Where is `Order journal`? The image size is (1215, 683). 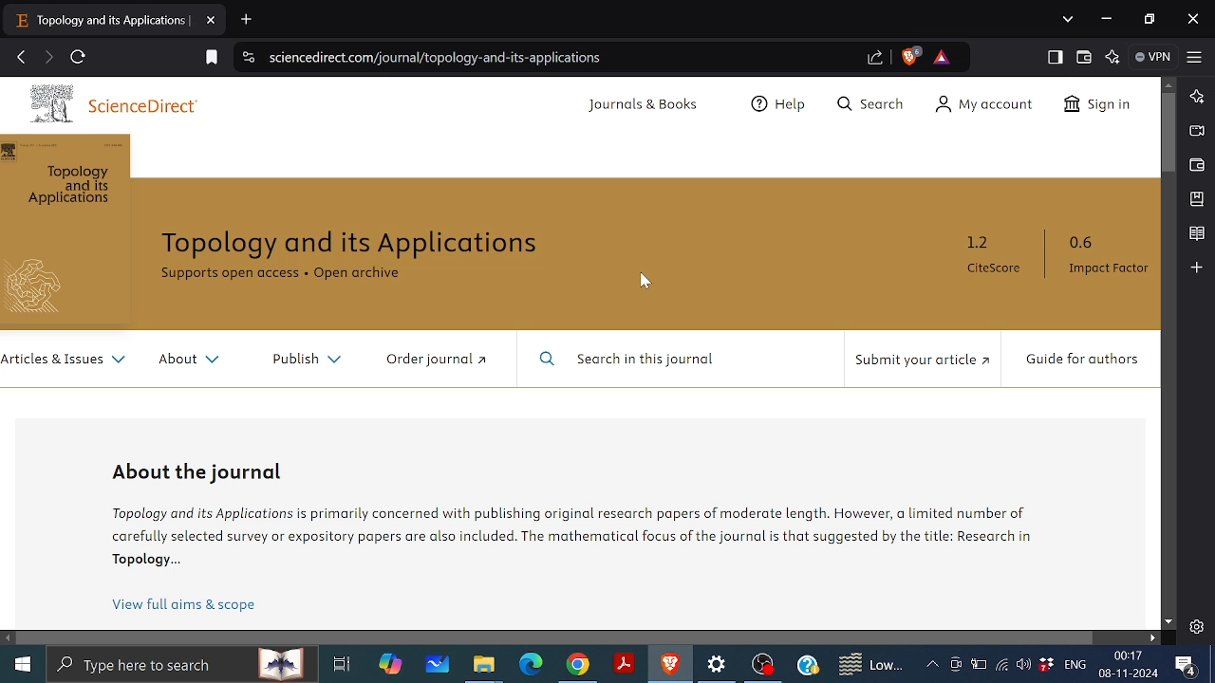 Order journal is located at coordinates (438, 360).